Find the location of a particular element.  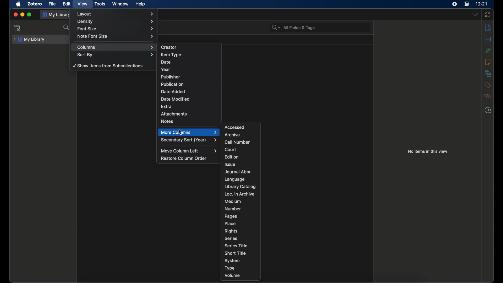

year is located at coordinates (166, 70).